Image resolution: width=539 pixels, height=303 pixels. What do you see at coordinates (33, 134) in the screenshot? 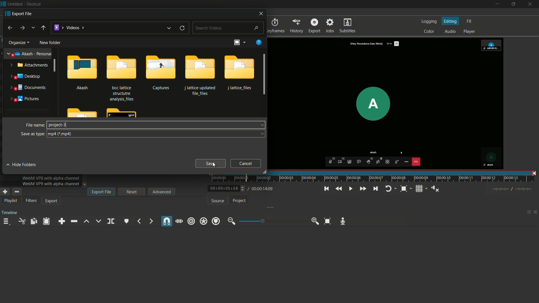
I see `save as type` at bounding box center [33, 134].